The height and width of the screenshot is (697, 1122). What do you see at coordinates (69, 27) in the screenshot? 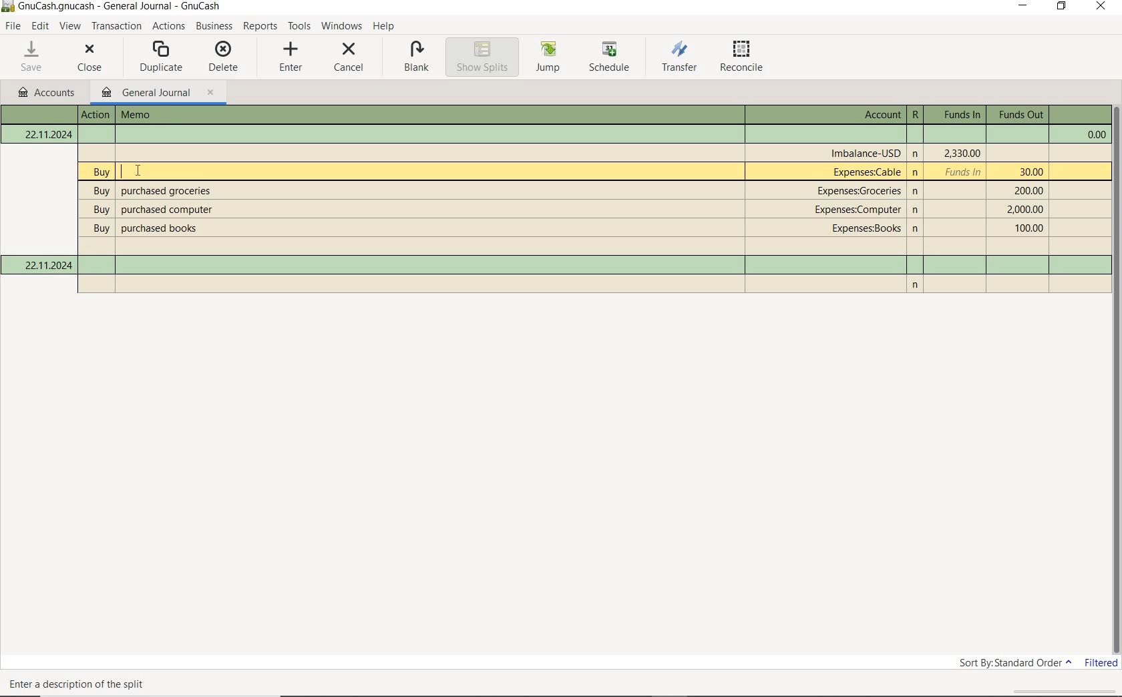
I see `VIEW` at bounding box center [69, 27].